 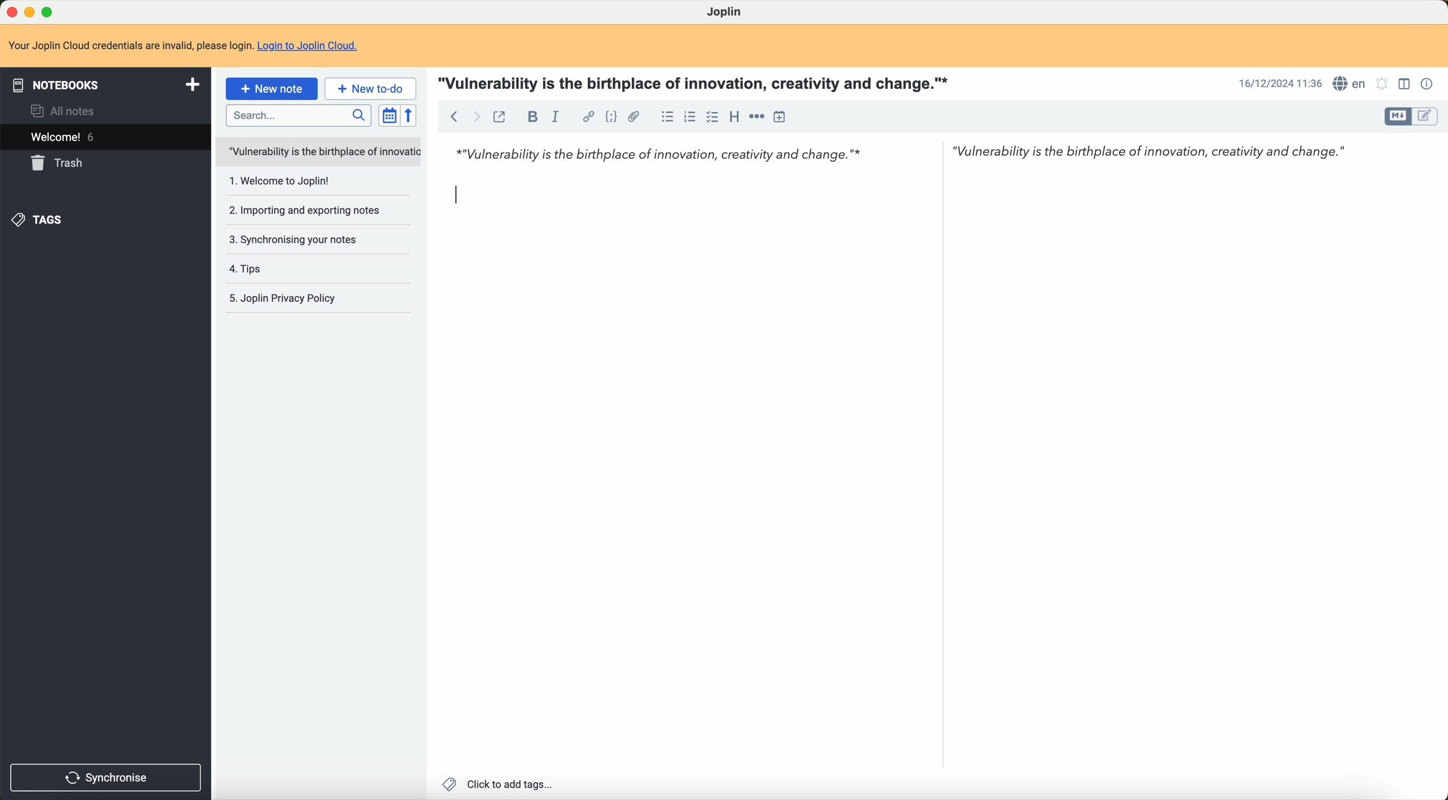 I want to click on search bar, so click(x=296, y=115).